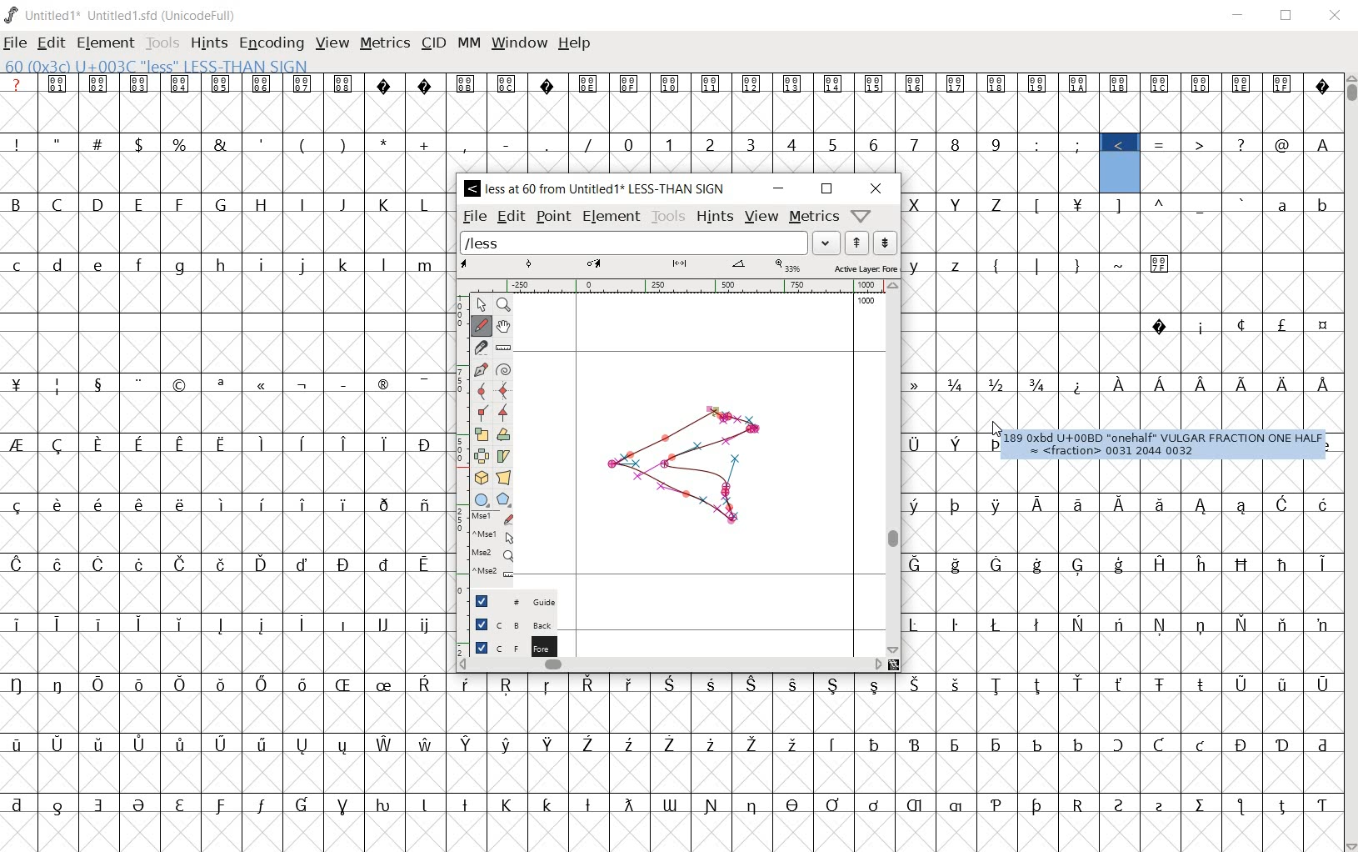 This screenshot has width=1358, height=852. Describe the element at coordinates (1000, 172) in the screenshot. I see `empty cells` at that location.